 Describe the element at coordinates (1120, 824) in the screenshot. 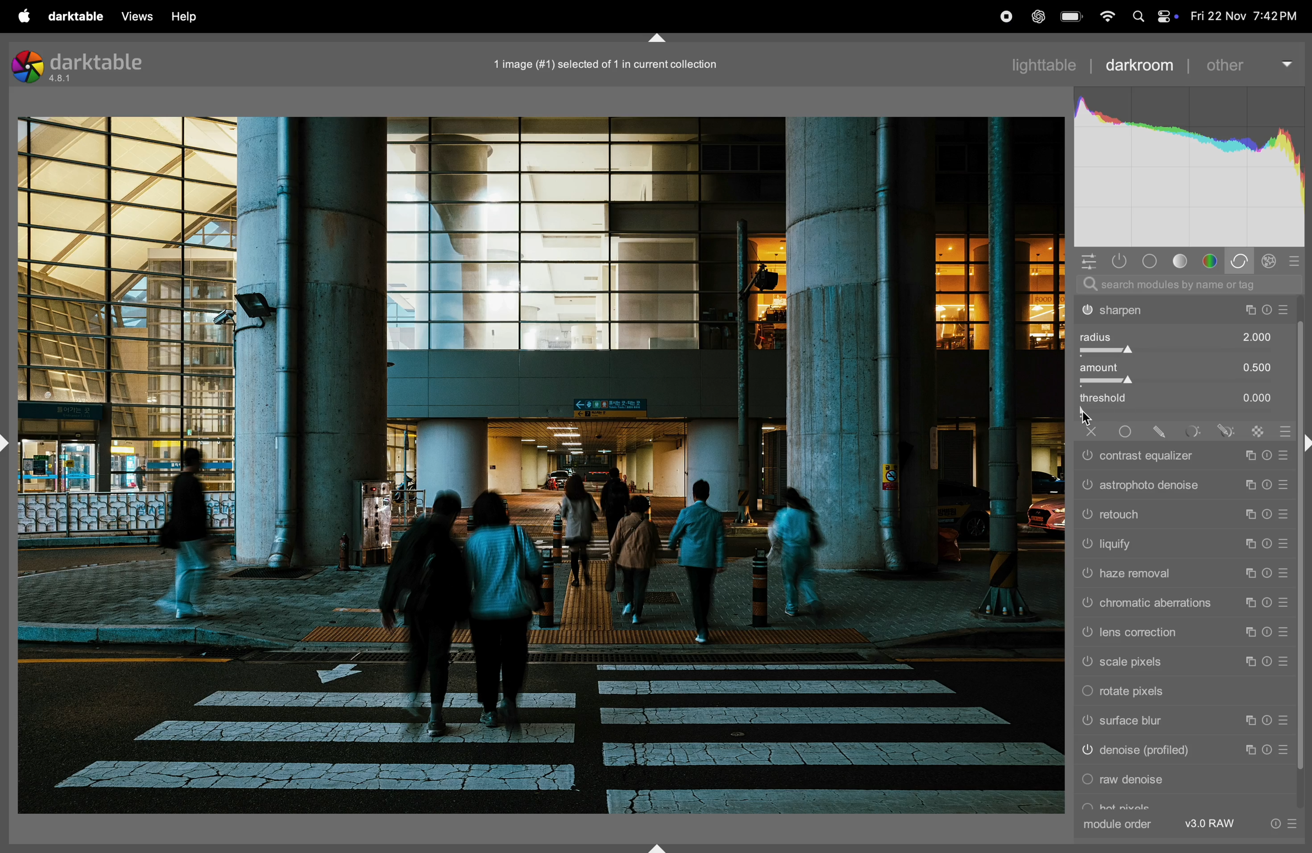

I see `module order` at that location.